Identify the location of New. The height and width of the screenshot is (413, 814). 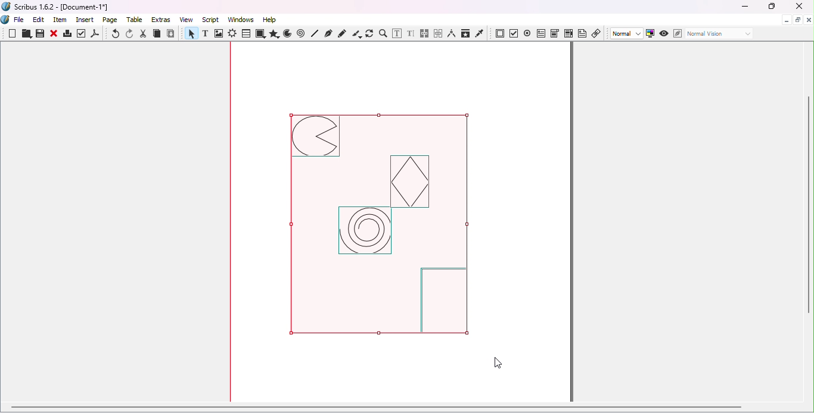
(13, 33).